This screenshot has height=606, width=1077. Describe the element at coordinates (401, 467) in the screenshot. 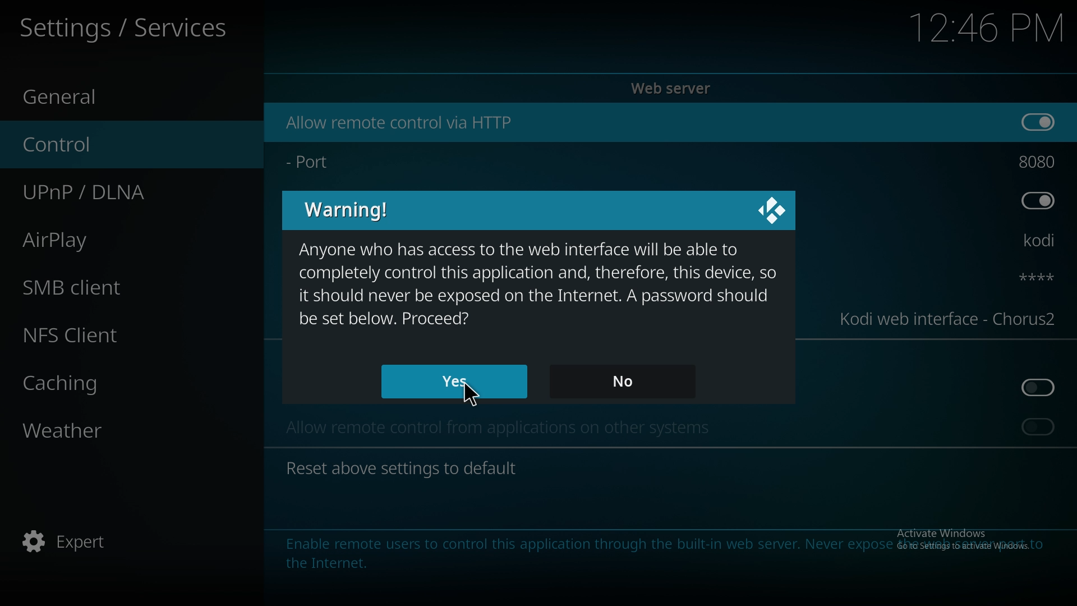

I see `reset above settings to default` at that location.